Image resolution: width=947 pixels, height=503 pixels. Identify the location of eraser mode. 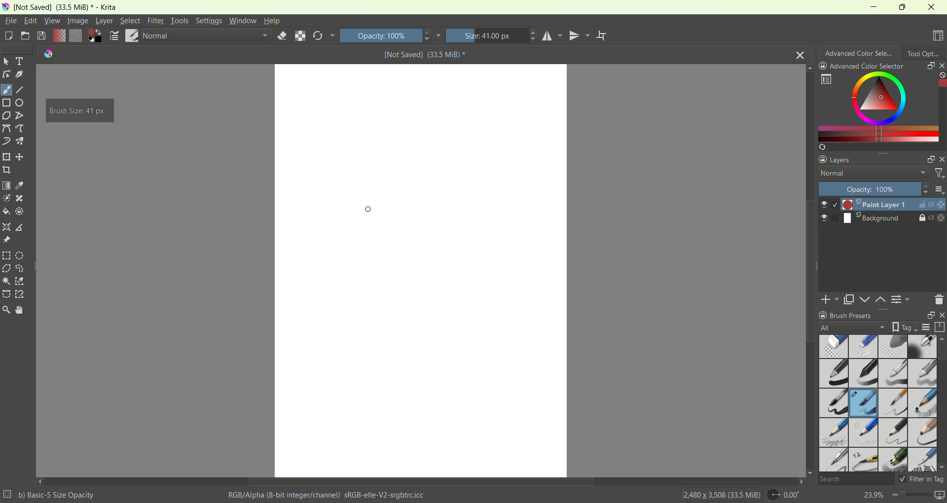
(280, 36).